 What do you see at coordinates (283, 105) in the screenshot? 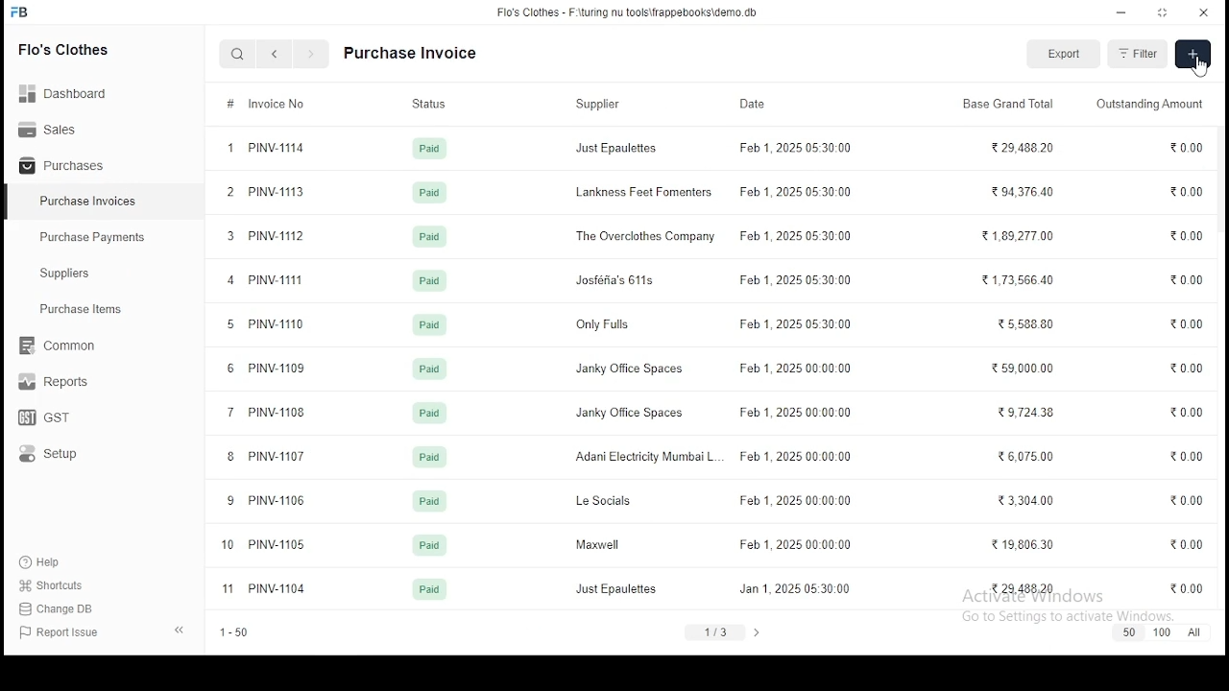
I see `invoice` at bounding box center [283, 105].